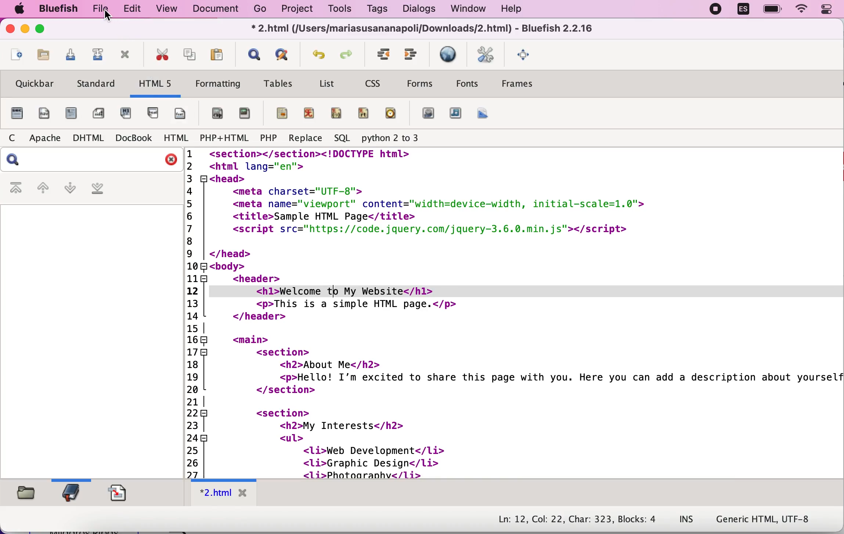  I want to click on close, so click(11, 30).